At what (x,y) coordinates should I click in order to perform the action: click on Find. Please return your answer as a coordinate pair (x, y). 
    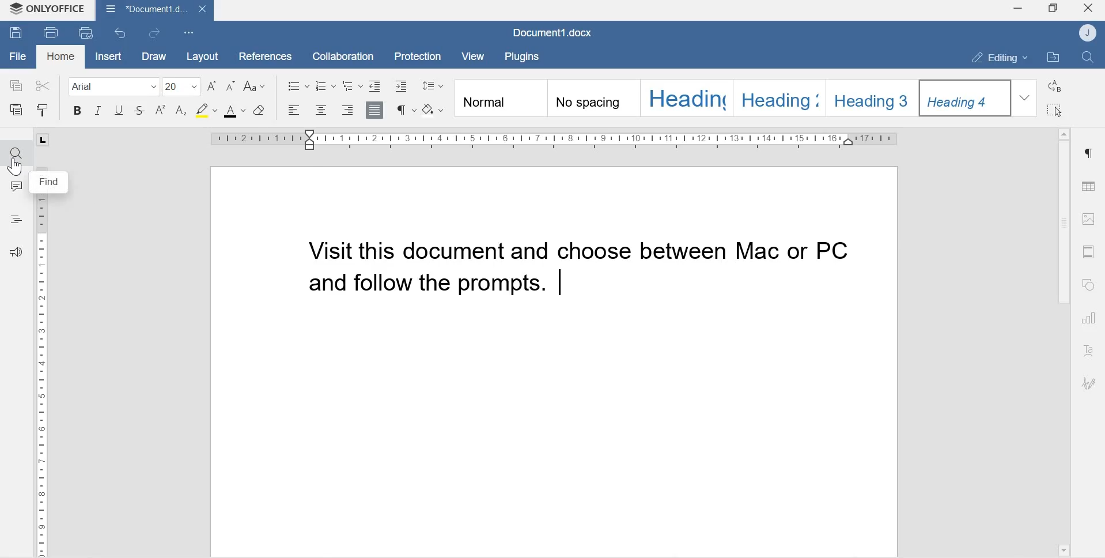
    Looking at the image, I should click on (1090, 58).